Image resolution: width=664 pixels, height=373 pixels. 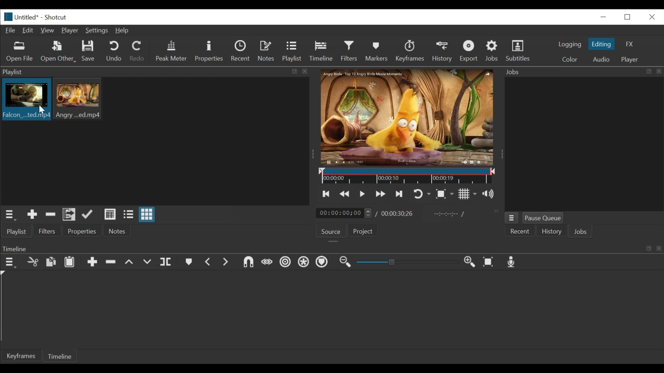 What do you see at coordinates (28, 18) in the screenshot?
I see `File name` at bounding box center [28, 18].